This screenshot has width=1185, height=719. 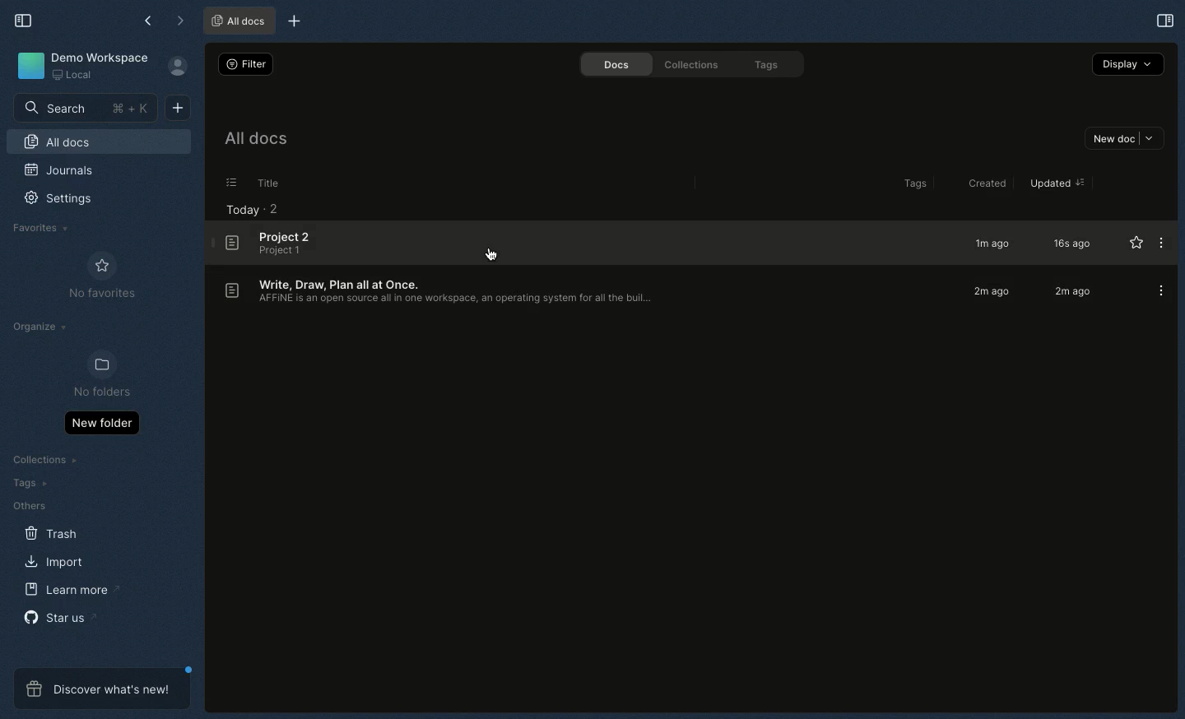 What do you see at coordinates (57, 200) in the screenshot?
I see `Settings` at bounding box center [57, 200].